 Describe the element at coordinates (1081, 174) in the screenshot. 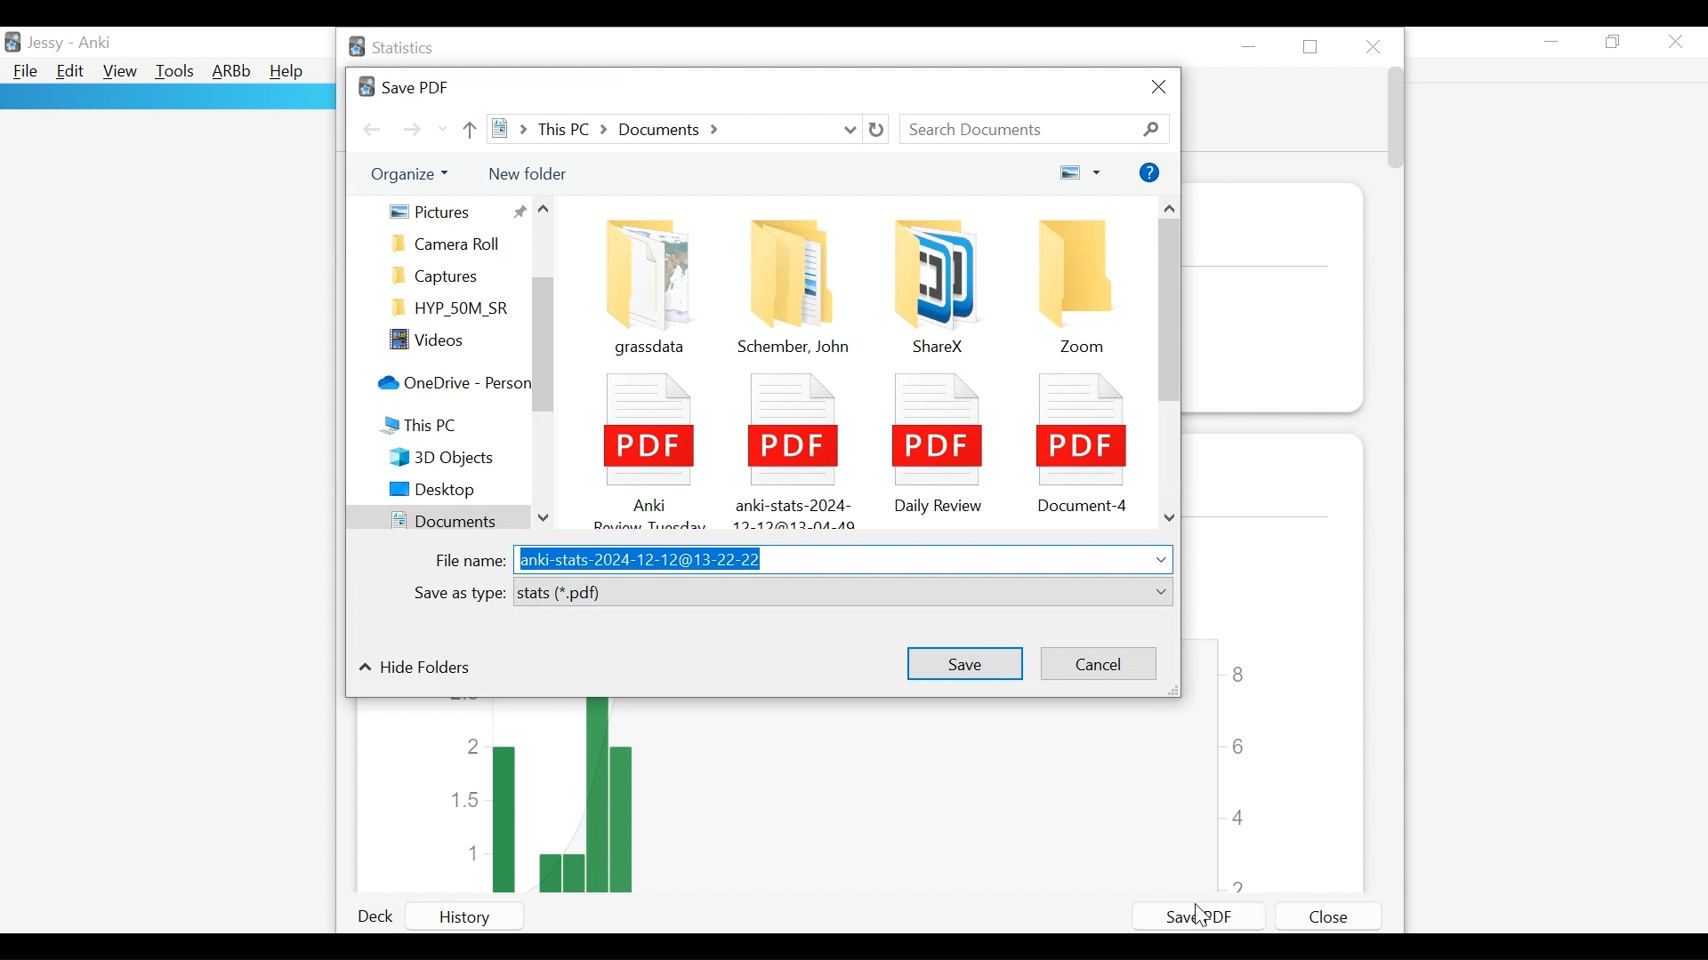

I see `Show your view as` at that location.